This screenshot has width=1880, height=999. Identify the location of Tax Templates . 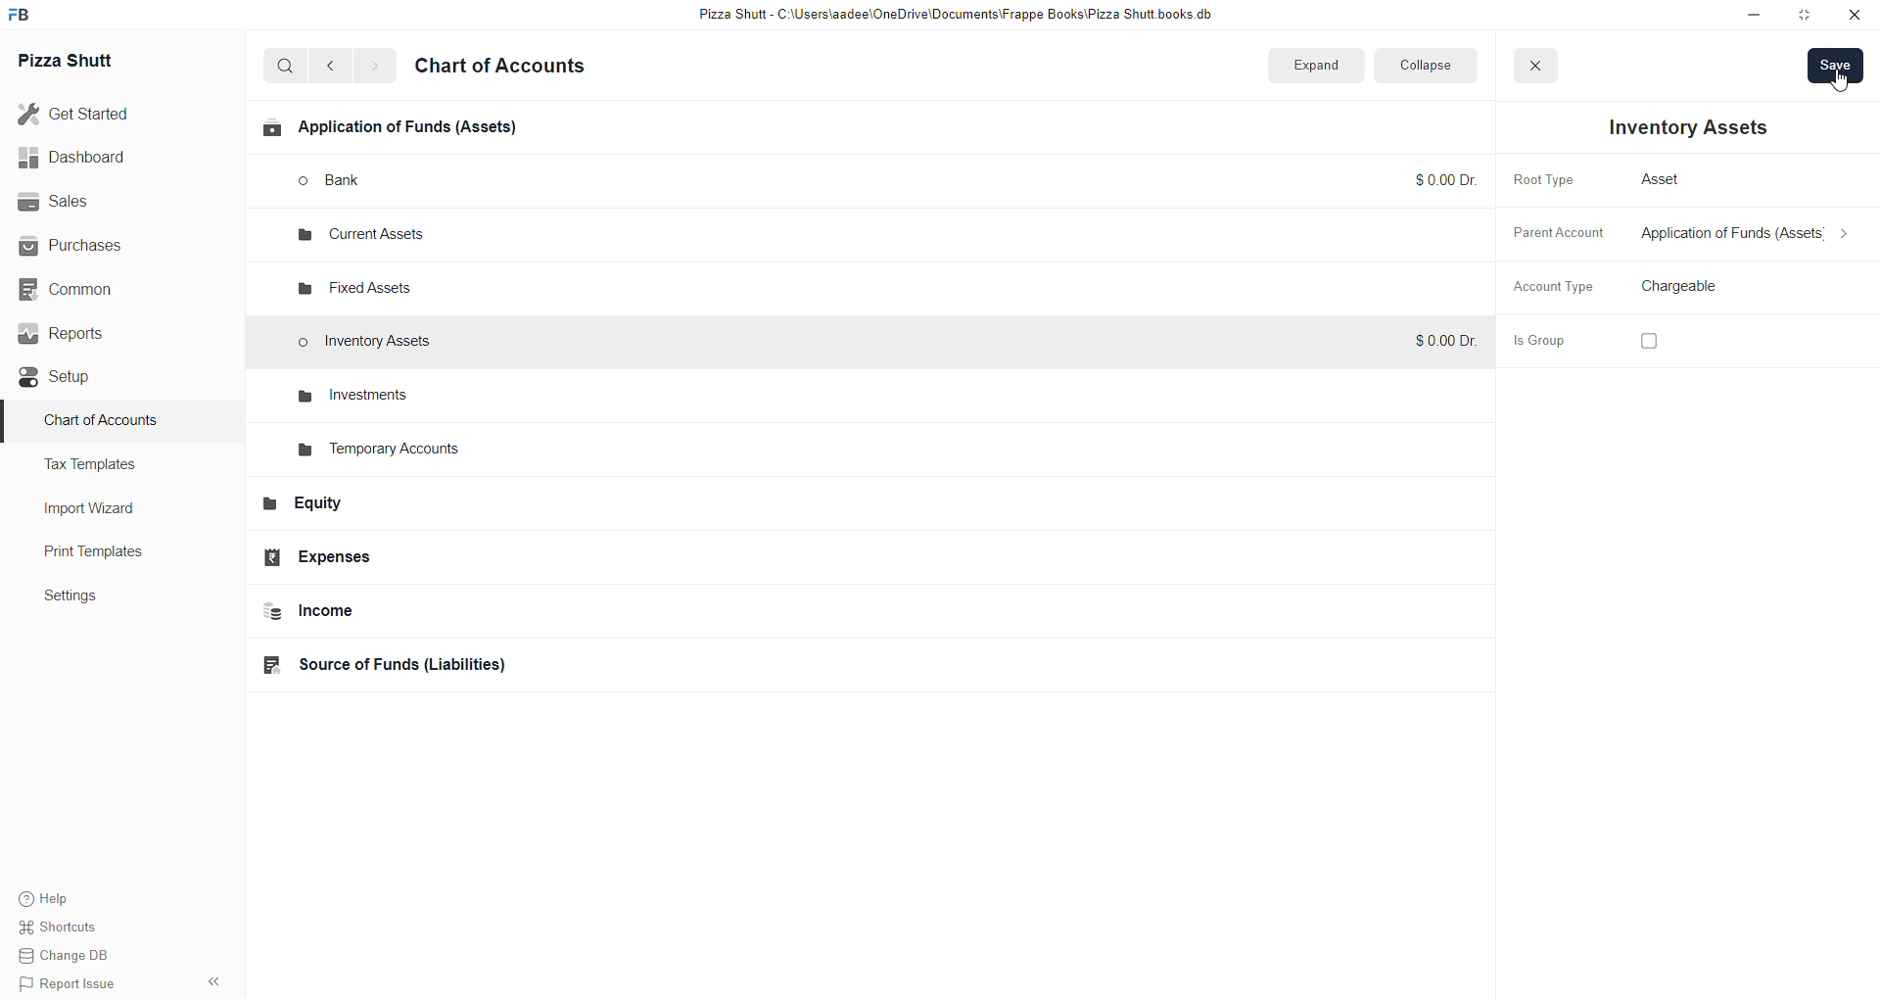
(115, 467).